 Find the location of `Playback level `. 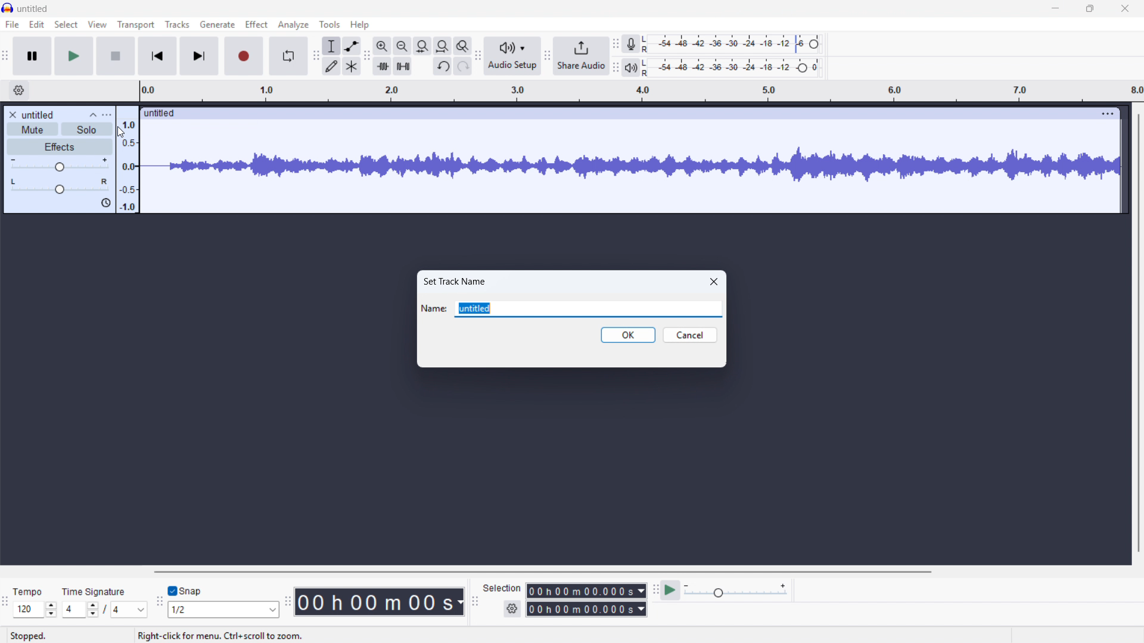

Playback level  is located at coordinates (734, 68).